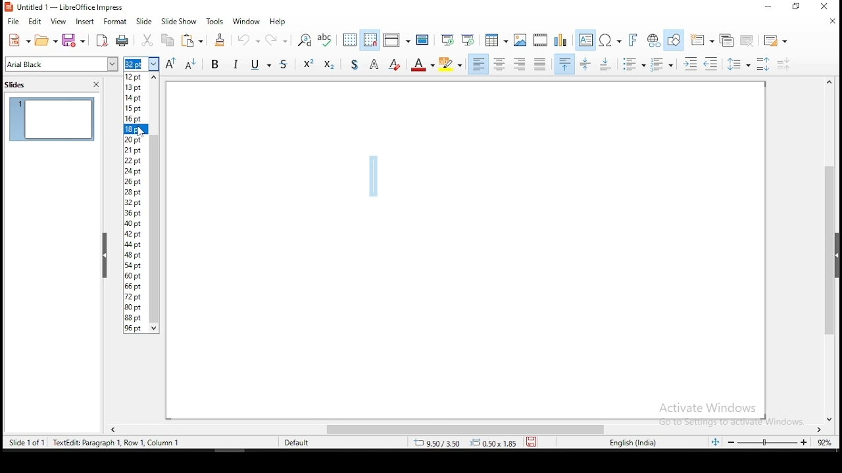  I want to click on Highlight Color, so click(451, 64).